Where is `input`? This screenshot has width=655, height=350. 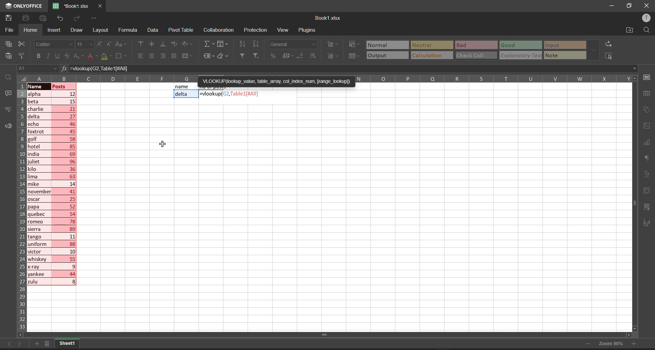 input is located at coordinates (556, 44).